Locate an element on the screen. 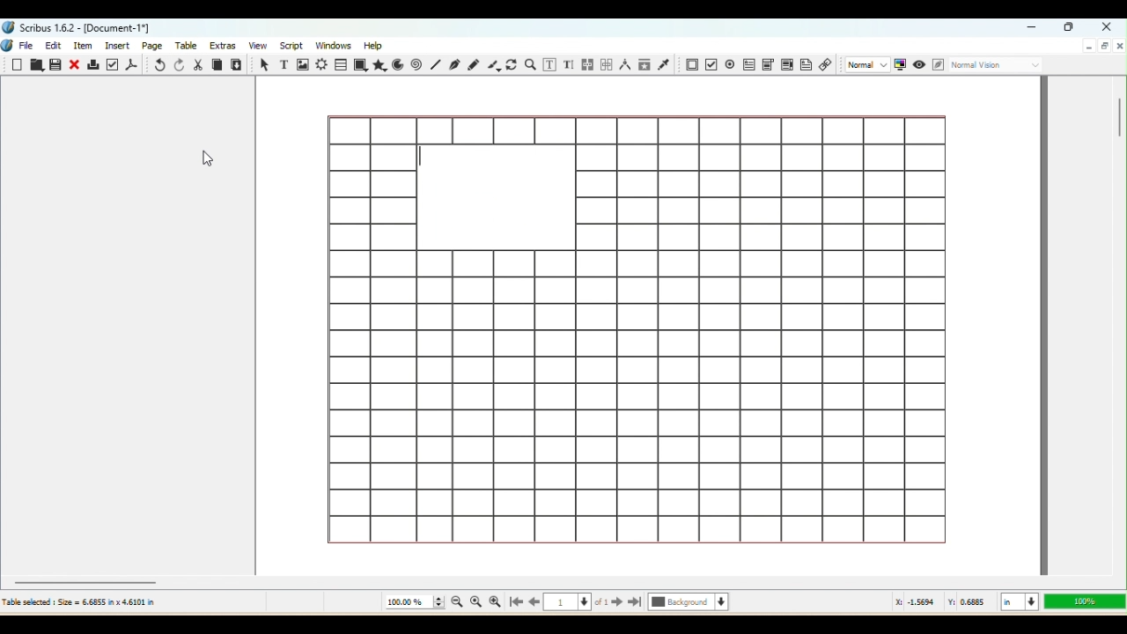 This screenshot has width=1127, height=634. Script is located at coordinates (291, 46).